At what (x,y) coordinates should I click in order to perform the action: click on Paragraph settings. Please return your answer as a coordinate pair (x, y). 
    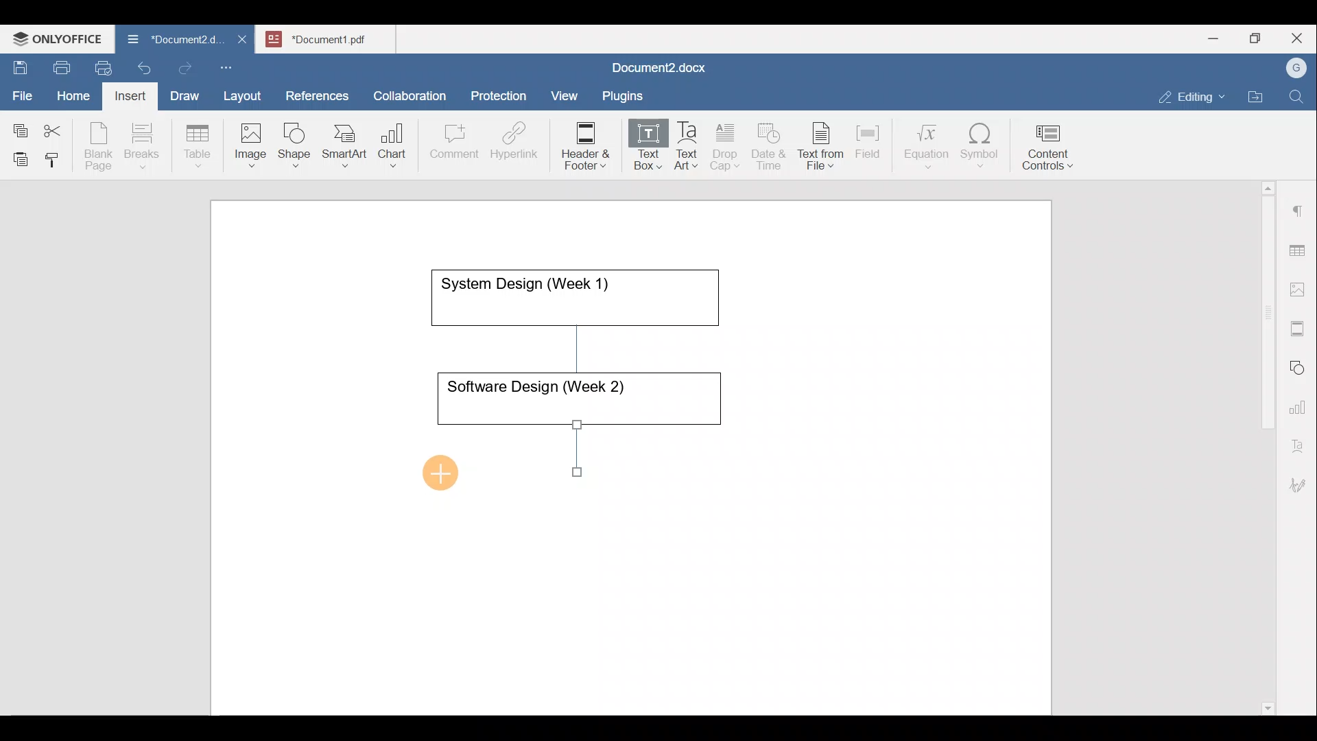
    Looking at the image, I should click on (1299, 205).